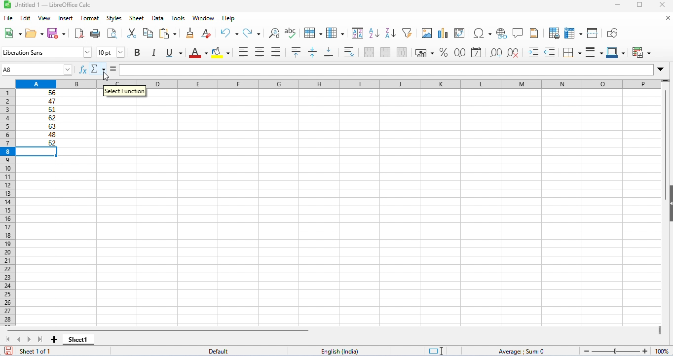 Image resolution: width=673 pixels, height=356 pixels. I want to click on zoom, so click(626, 350).